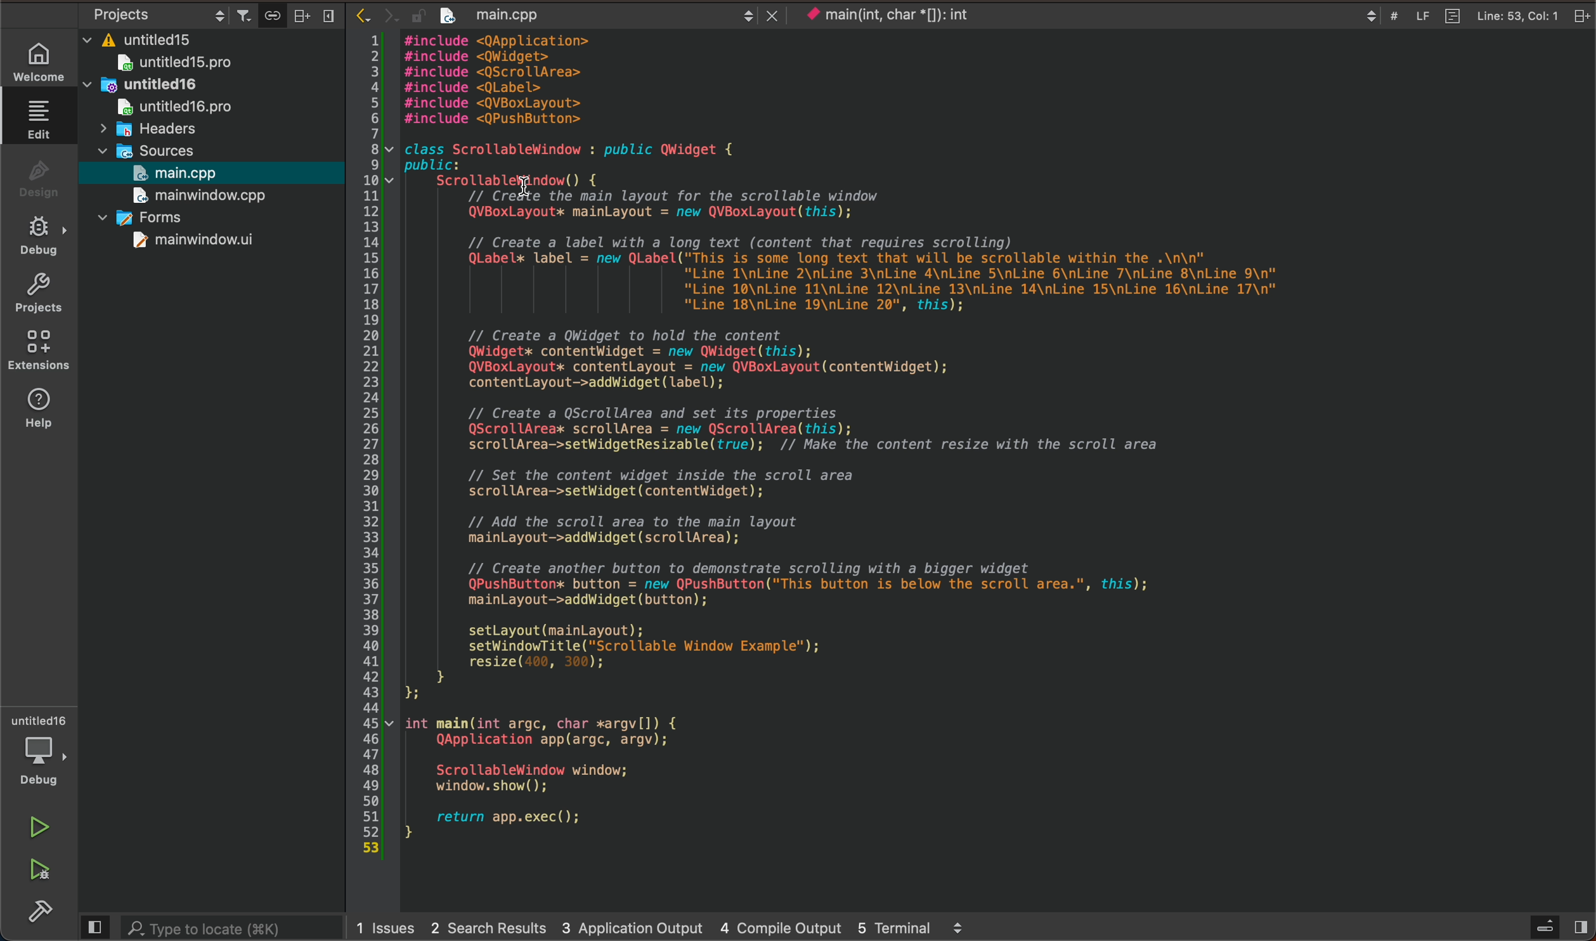 The width and height of the screenshot is (1596, 941). What do you see at coordinates (904, 17) in the screenshot?
I see `current context` at bounding box center [904, 17].